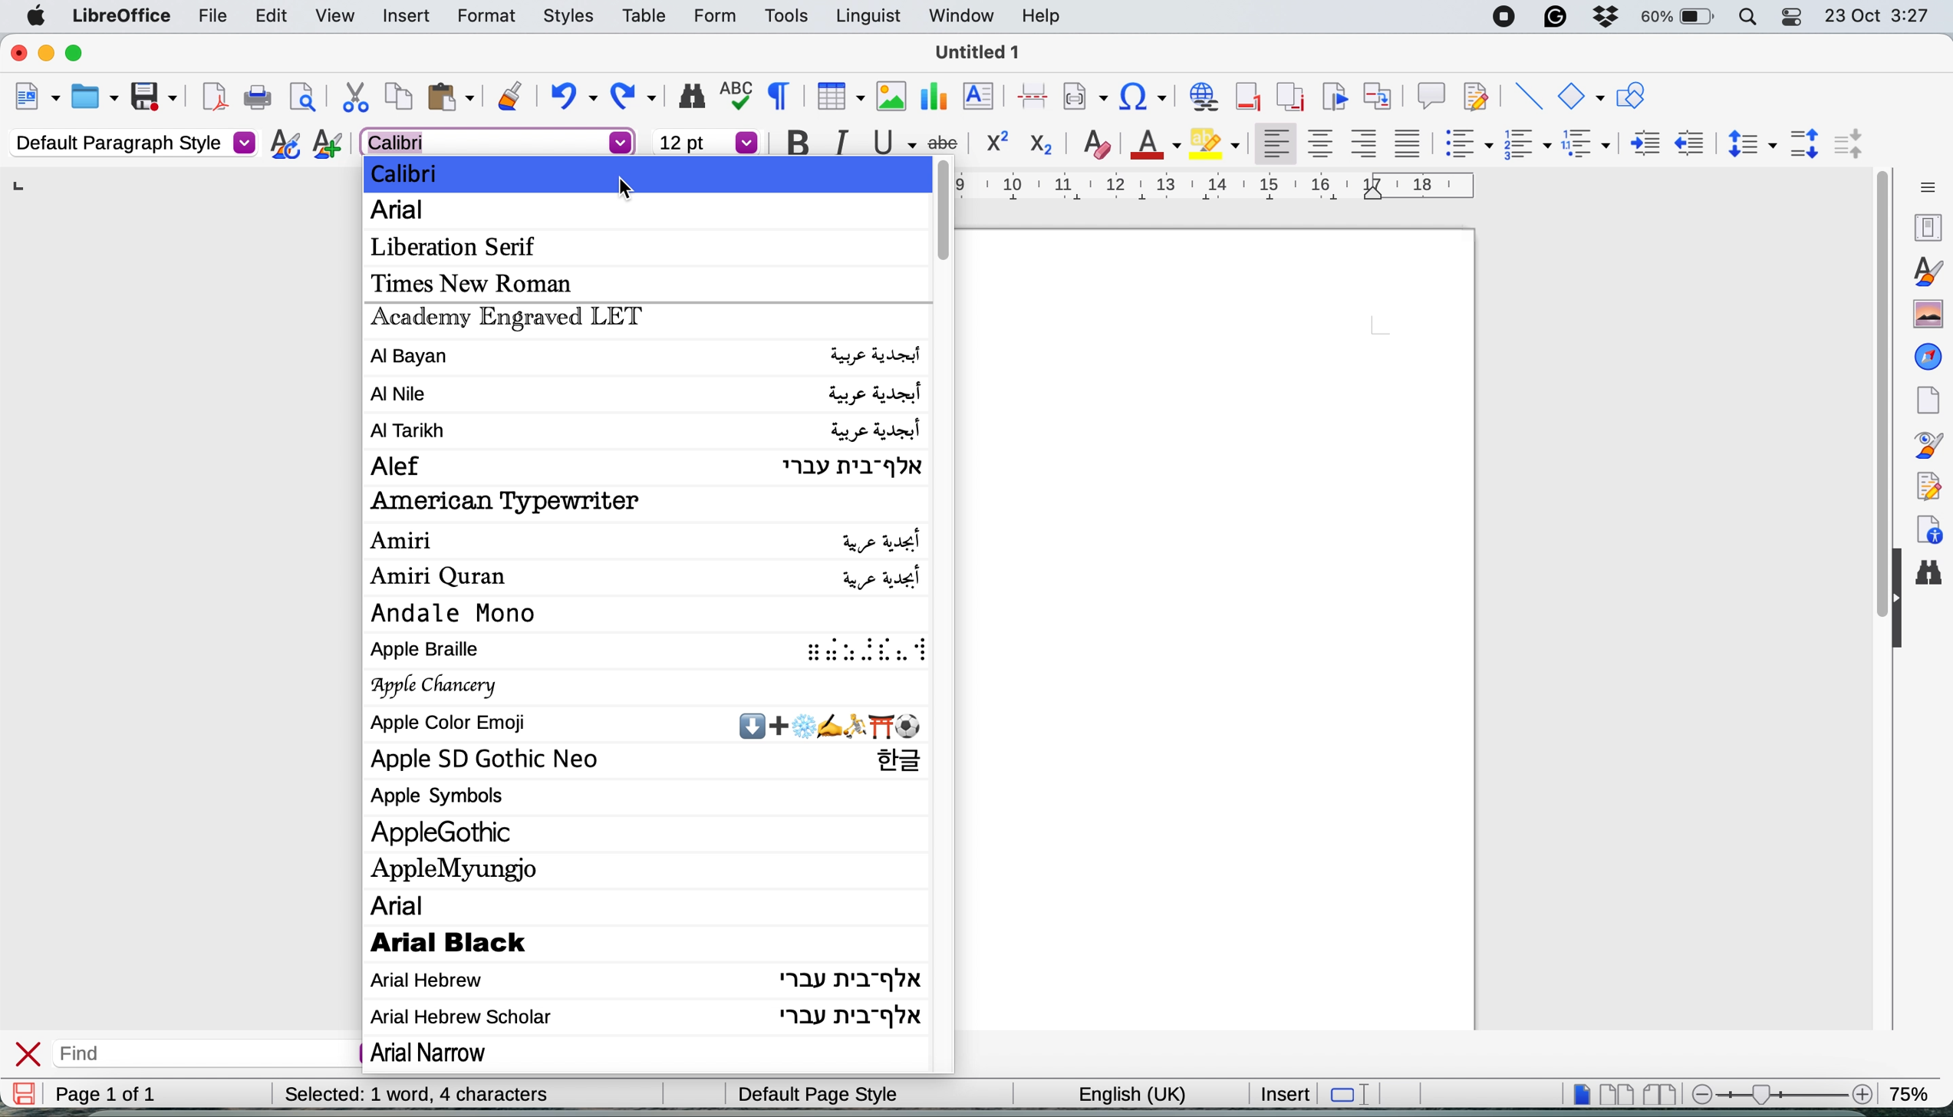 The height and width of the screenshot is (1117, 1953). What do you see at coordinates (1935, 580) in the screenshot?
I see `find and replace` at bounding box center [1935, 580].